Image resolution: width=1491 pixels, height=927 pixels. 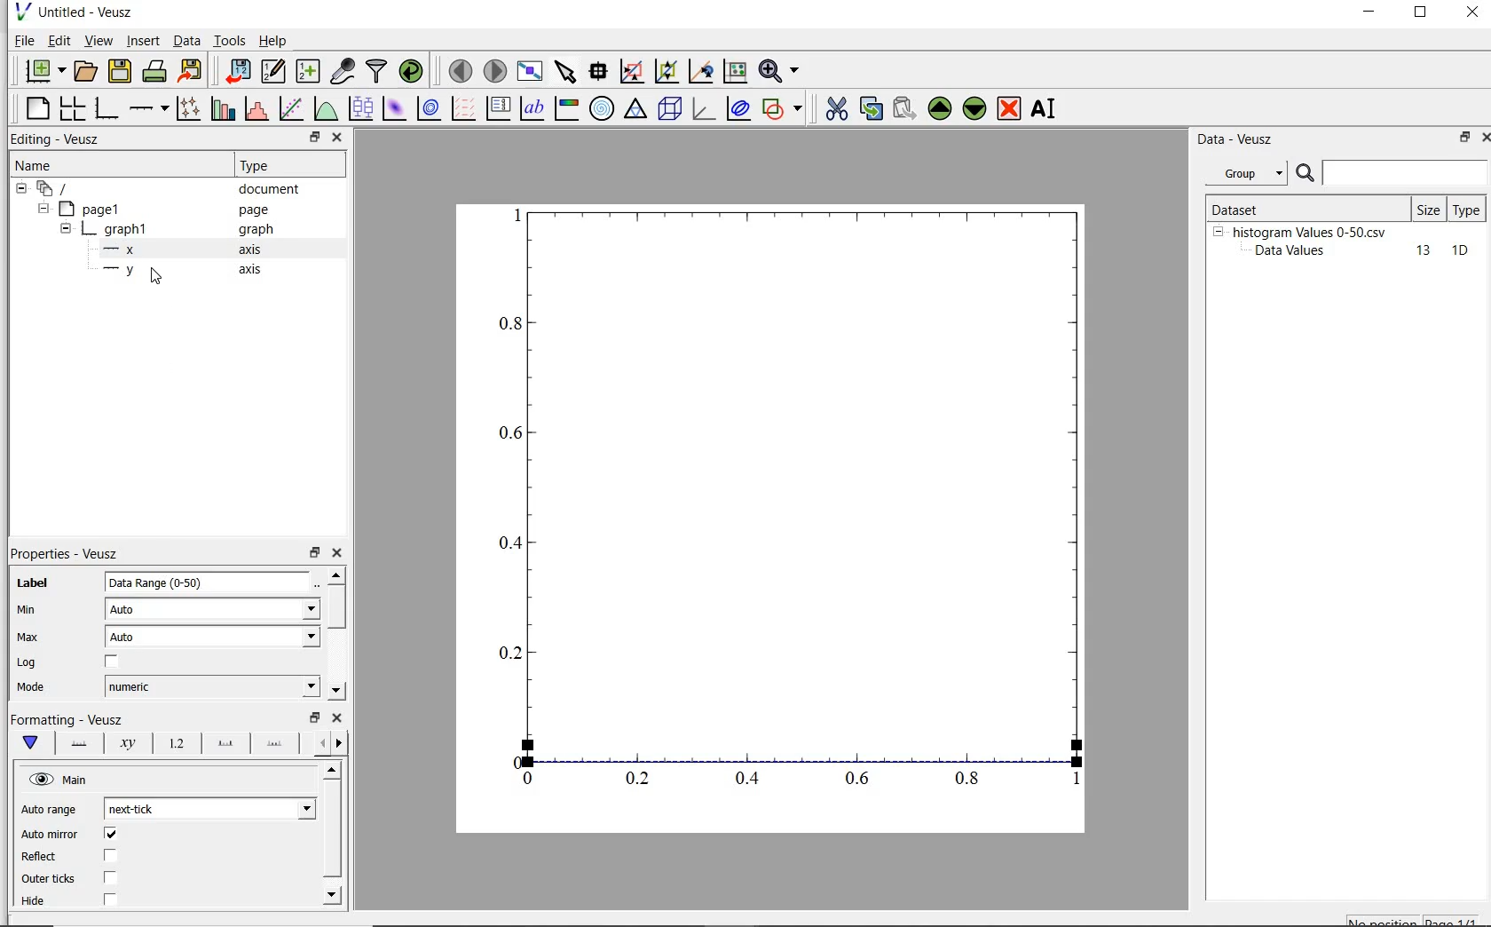 I want to click on restore down, so click(x=314, y=138).